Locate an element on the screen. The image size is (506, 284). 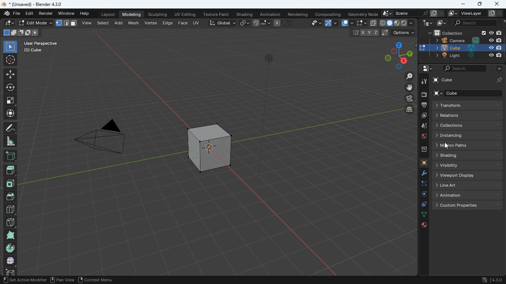
archieve is located at coordinates (420, 151).